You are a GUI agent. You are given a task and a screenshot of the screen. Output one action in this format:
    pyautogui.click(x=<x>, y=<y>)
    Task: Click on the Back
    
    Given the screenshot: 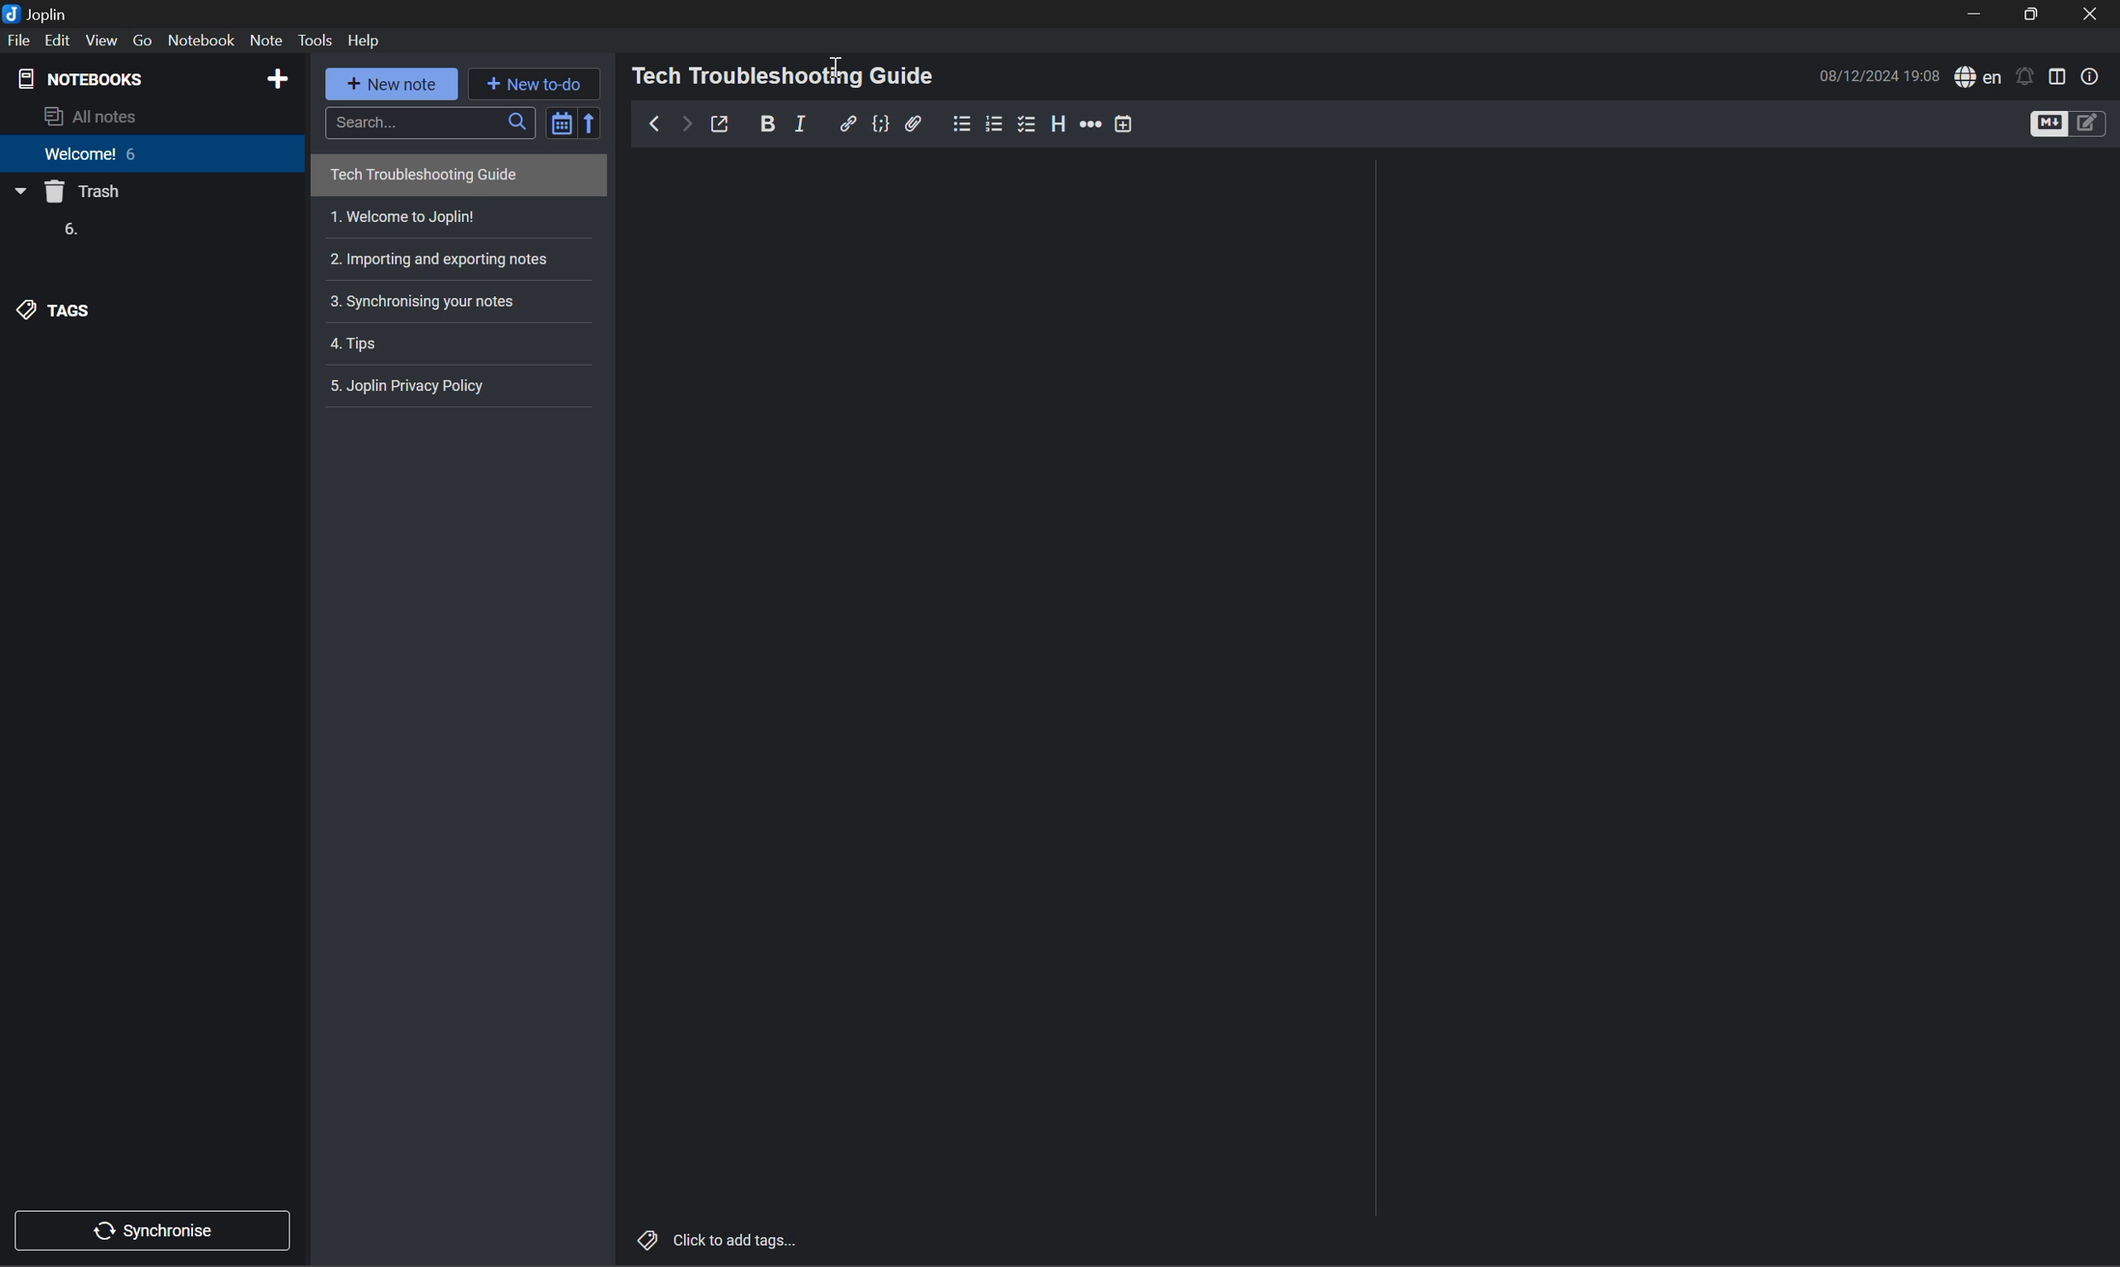 What is the action you would take?
    pyautogui.click(x=650, y=123)
    